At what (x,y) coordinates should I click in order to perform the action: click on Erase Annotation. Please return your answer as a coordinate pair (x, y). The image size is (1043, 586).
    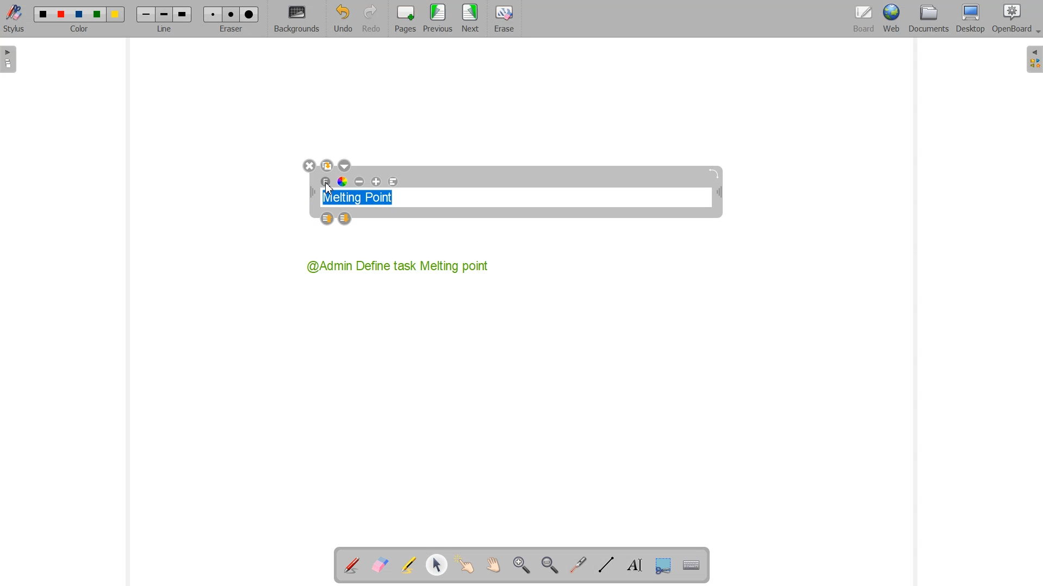
    Looking at the image, I should click on (380, 565).